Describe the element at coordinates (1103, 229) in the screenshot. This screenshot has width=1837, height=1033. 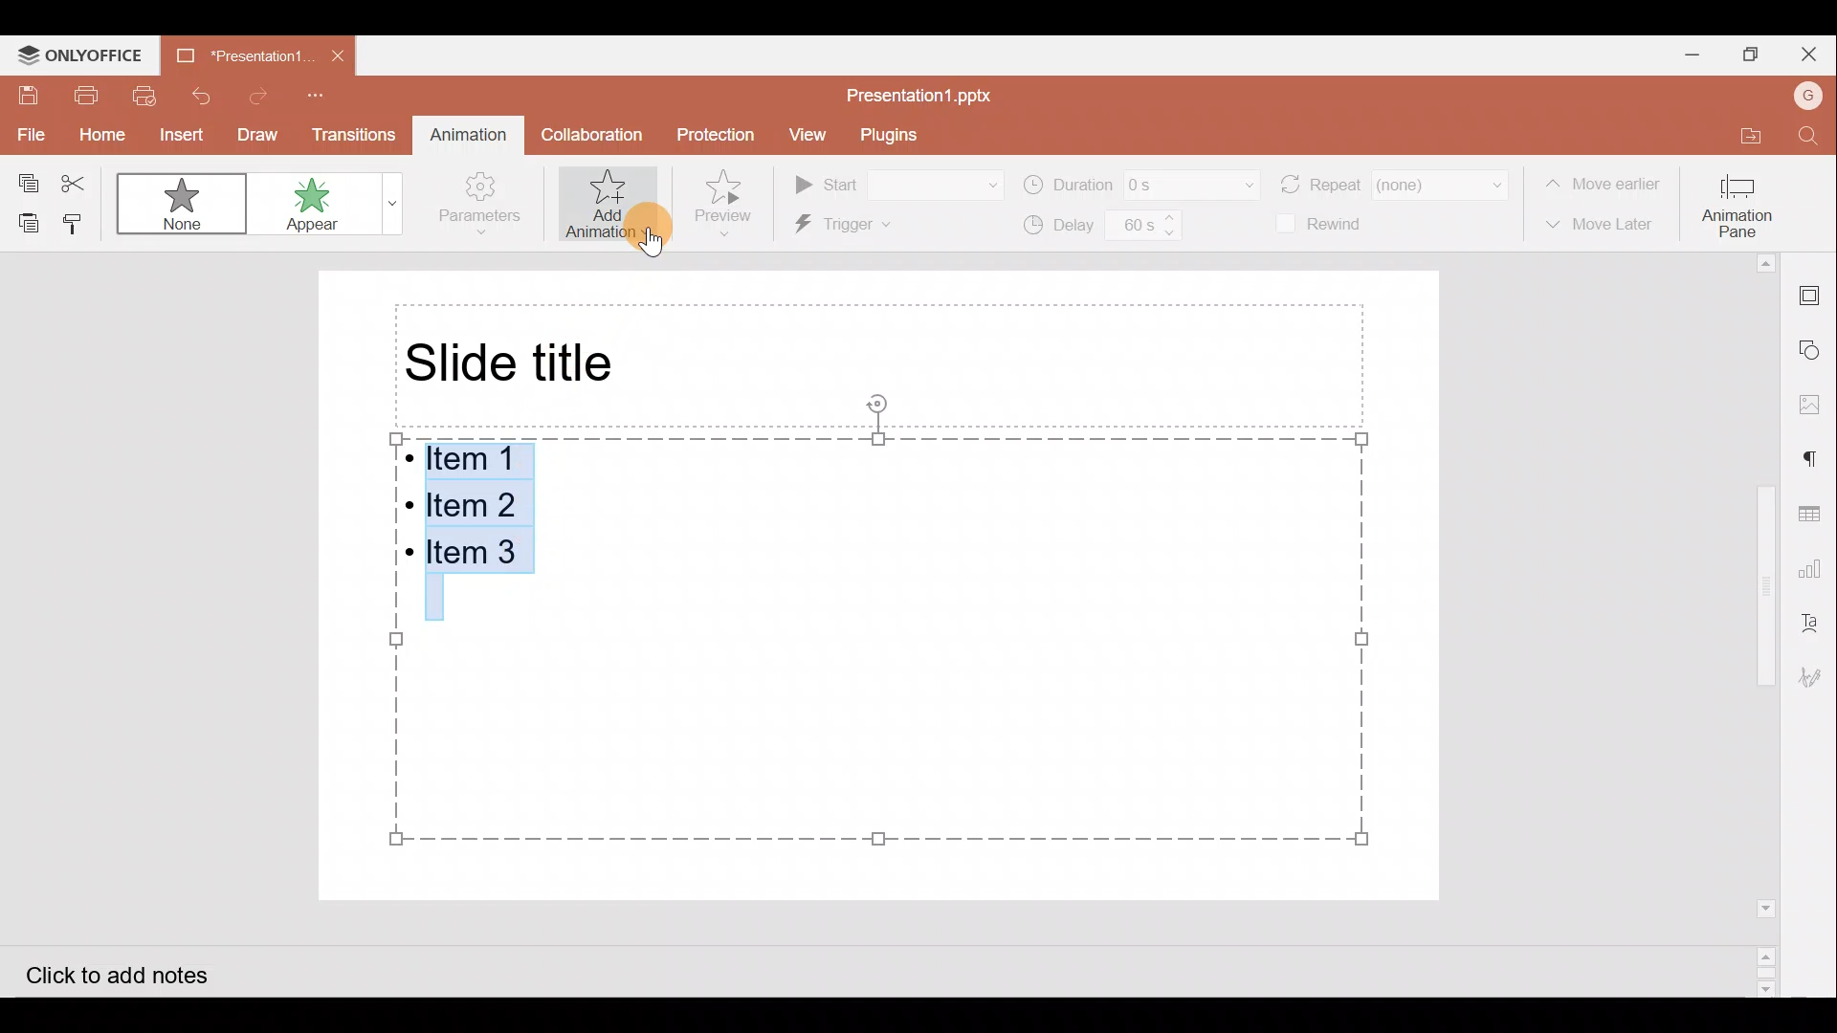
I see `Delay` at that location.